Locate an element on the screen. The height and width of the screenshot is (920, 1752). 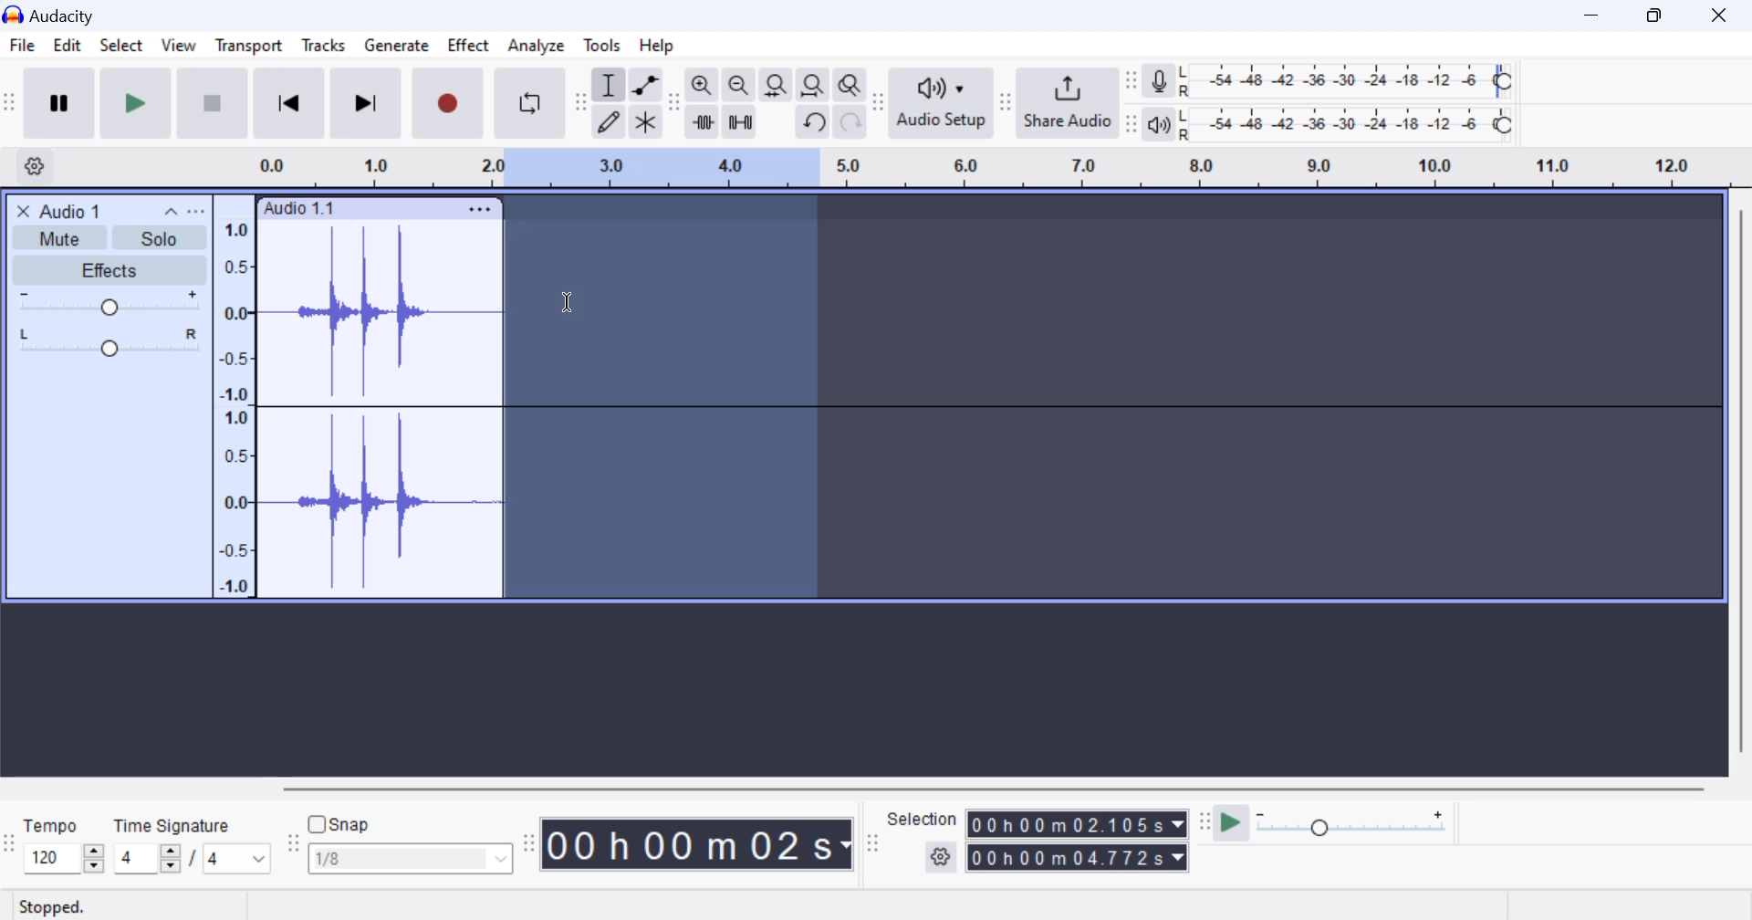
Help is located at coordinates (661, 45).